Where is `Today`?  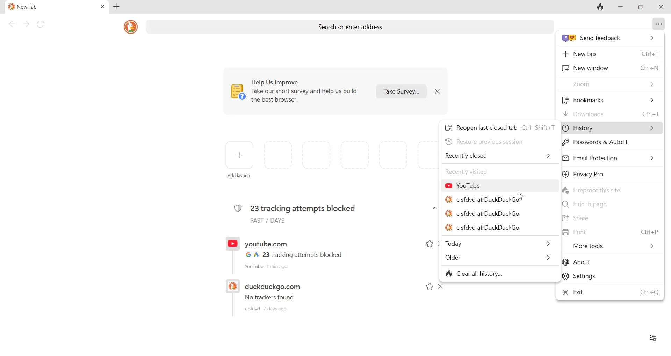 Today is located at coordinates (496, 243).